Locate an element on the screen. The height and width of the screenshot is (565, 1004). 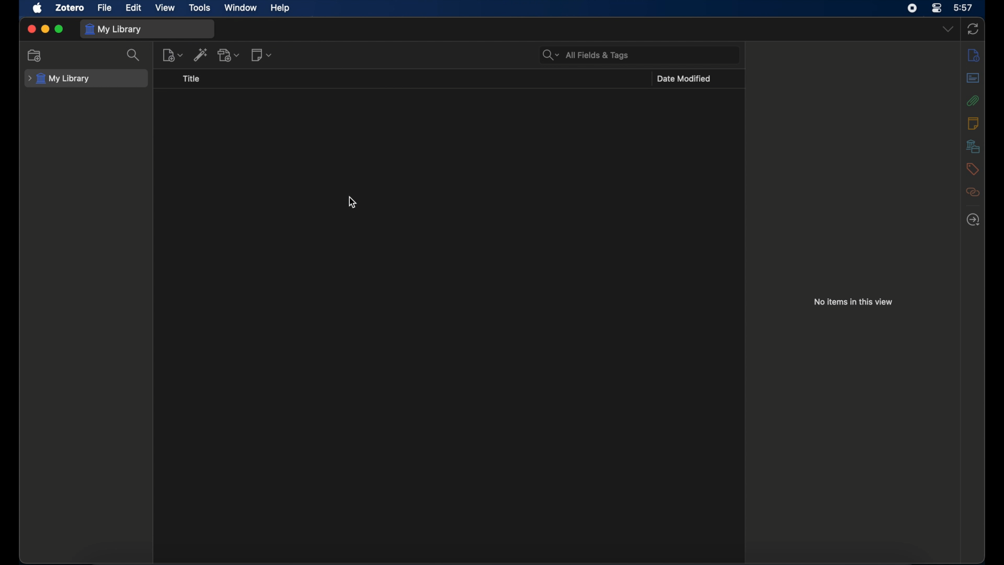
my library is located at coordinates (59, 78).